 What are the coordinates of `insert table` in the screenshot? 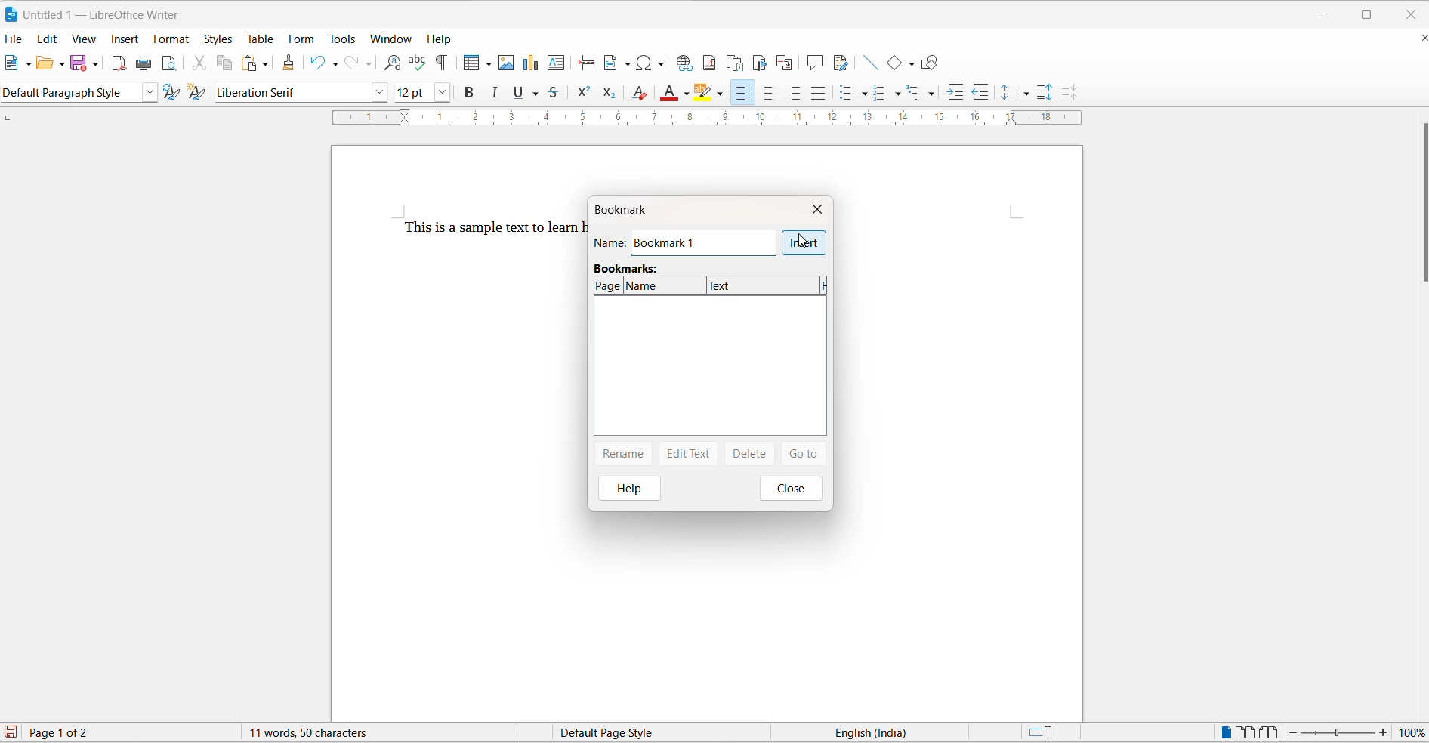 It's located at (468, 63).